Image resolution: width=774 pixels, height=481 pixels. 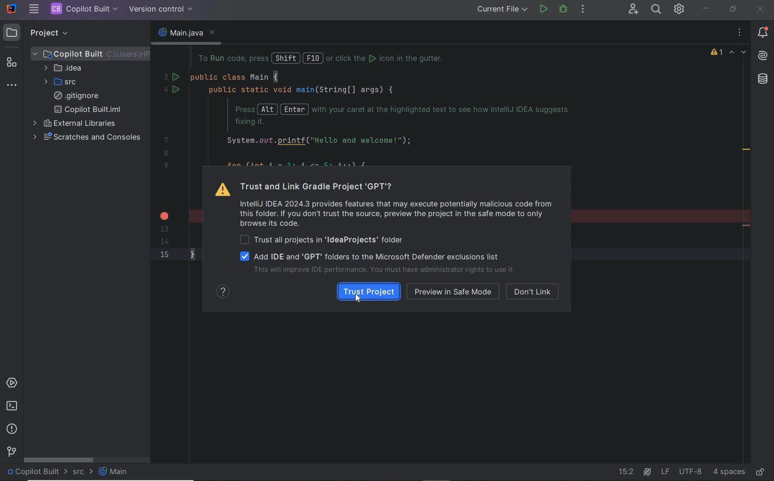 I want to click on version control, so click(x=10, y=452).